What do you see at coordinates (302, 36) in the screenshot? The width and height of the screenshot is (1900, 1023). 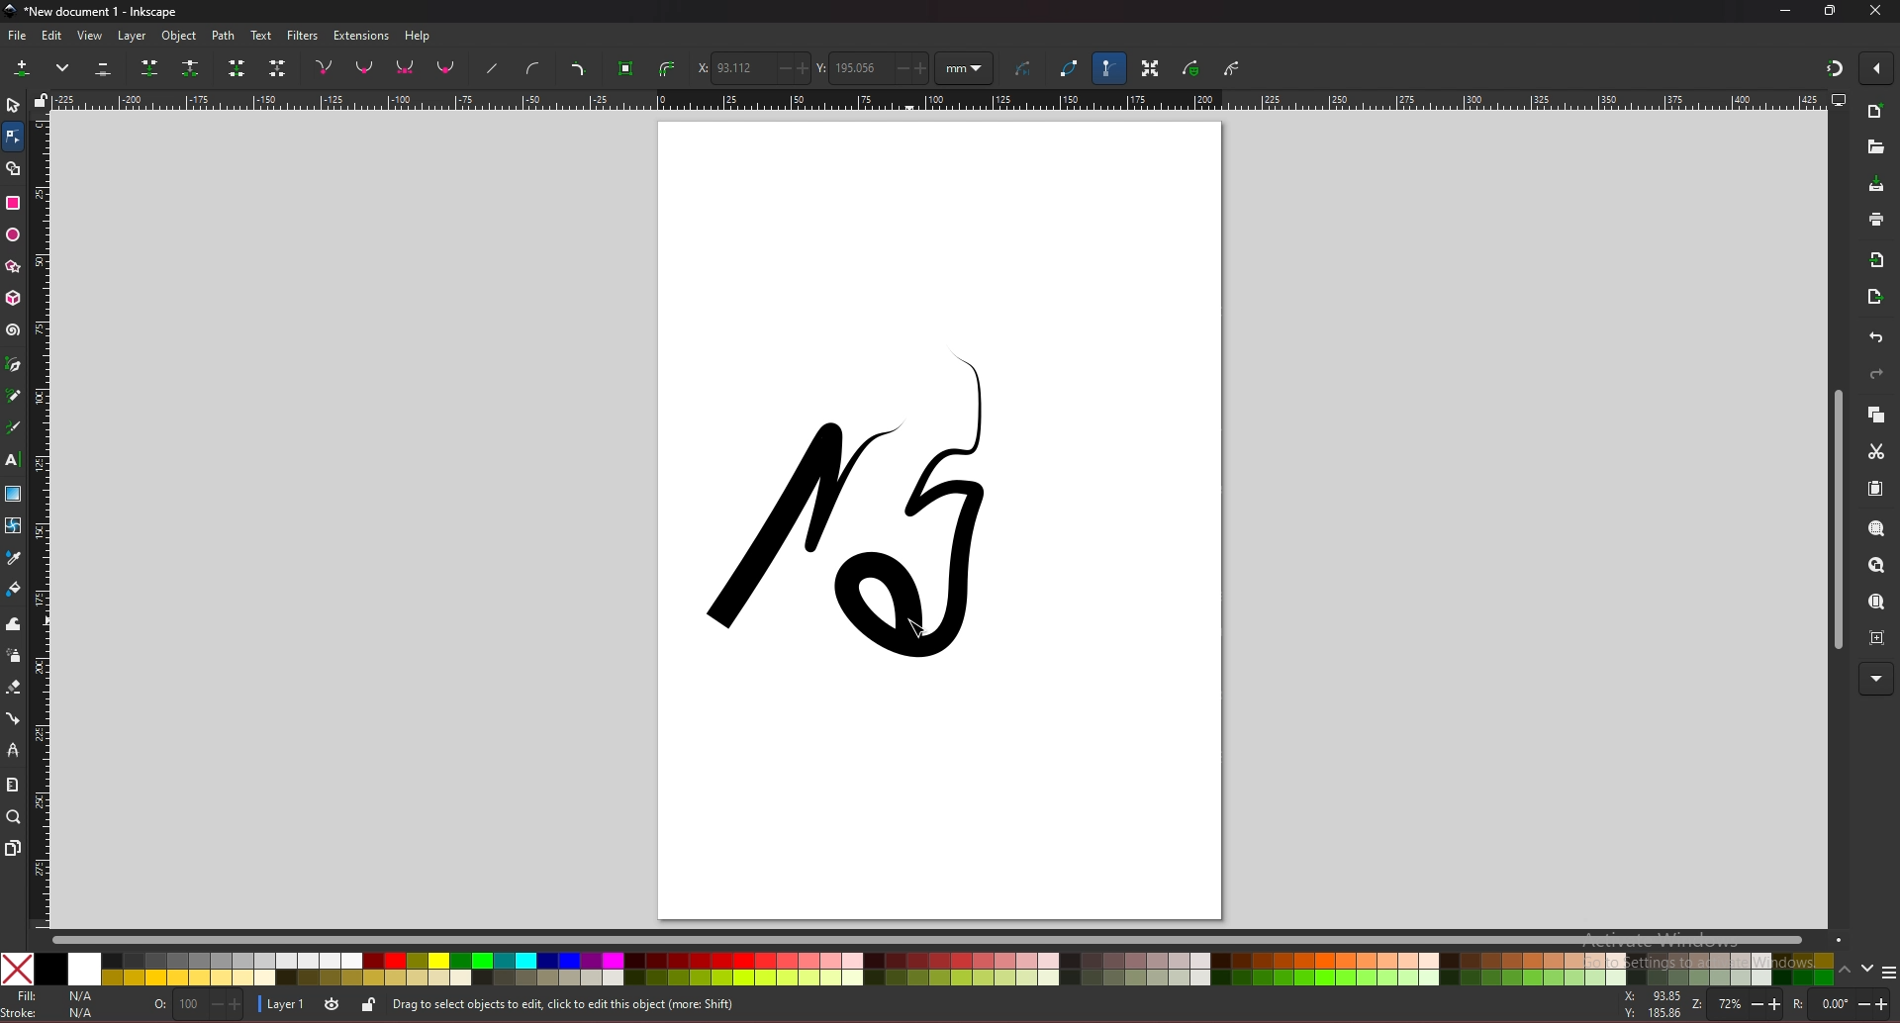 I see `filters` at bounding box center [302, 36].